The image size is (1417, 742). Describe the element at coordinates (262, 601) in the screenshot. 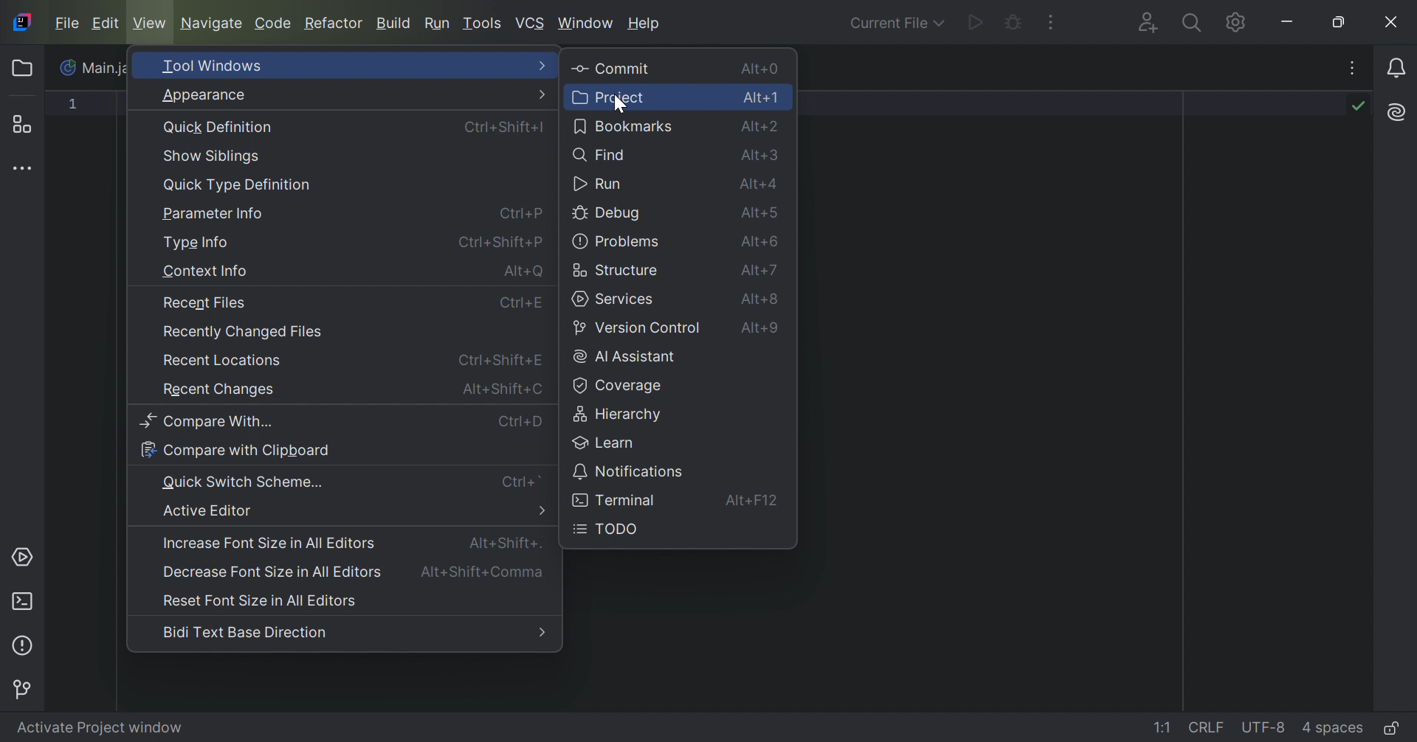

I see `Reset Font Size in All Editors` at that location.